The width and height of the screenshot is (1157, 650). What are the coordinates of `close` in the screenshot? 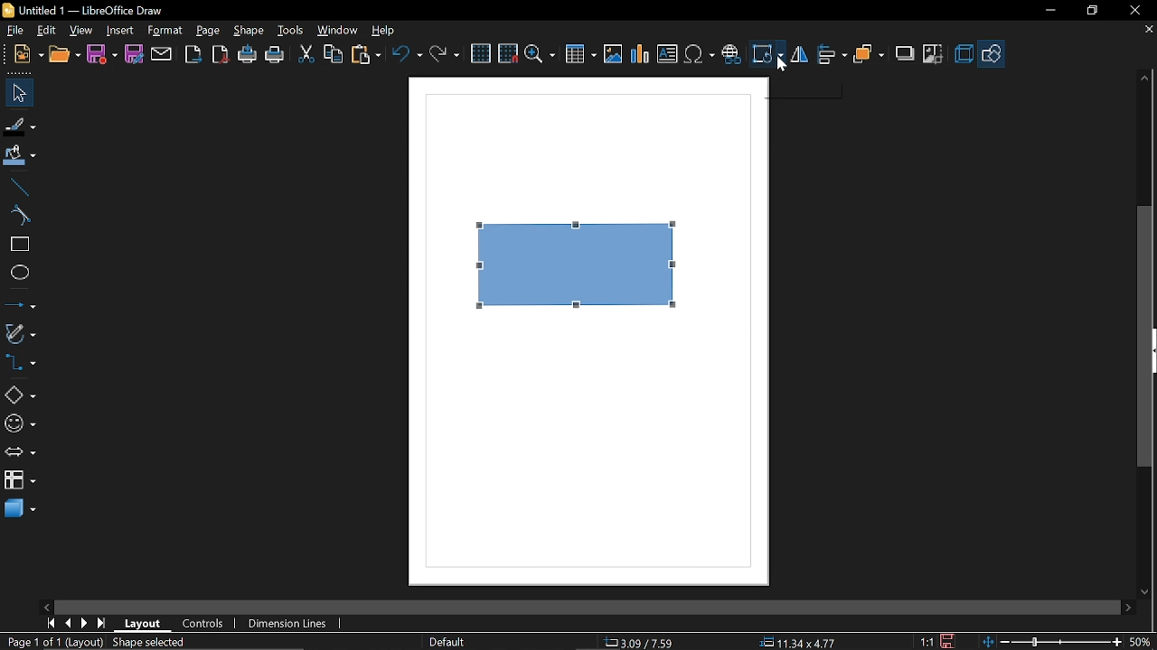 It's located at (1133, 10).